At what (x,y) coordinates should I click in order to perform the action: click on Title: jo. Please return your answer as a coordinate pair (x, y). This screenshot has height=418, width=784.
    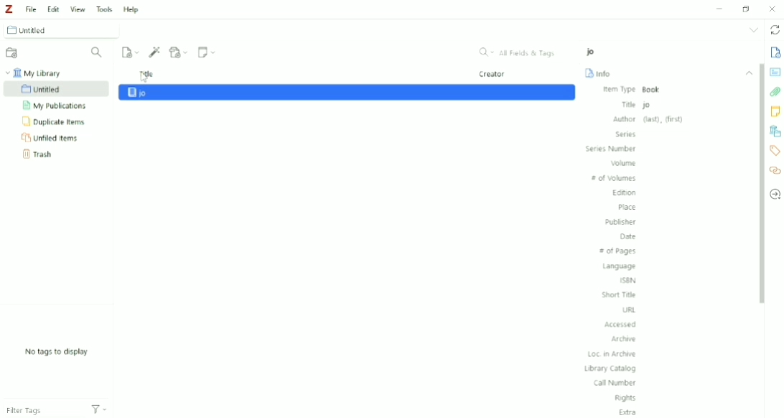
    Looking at the image, I should click on (682, 104).